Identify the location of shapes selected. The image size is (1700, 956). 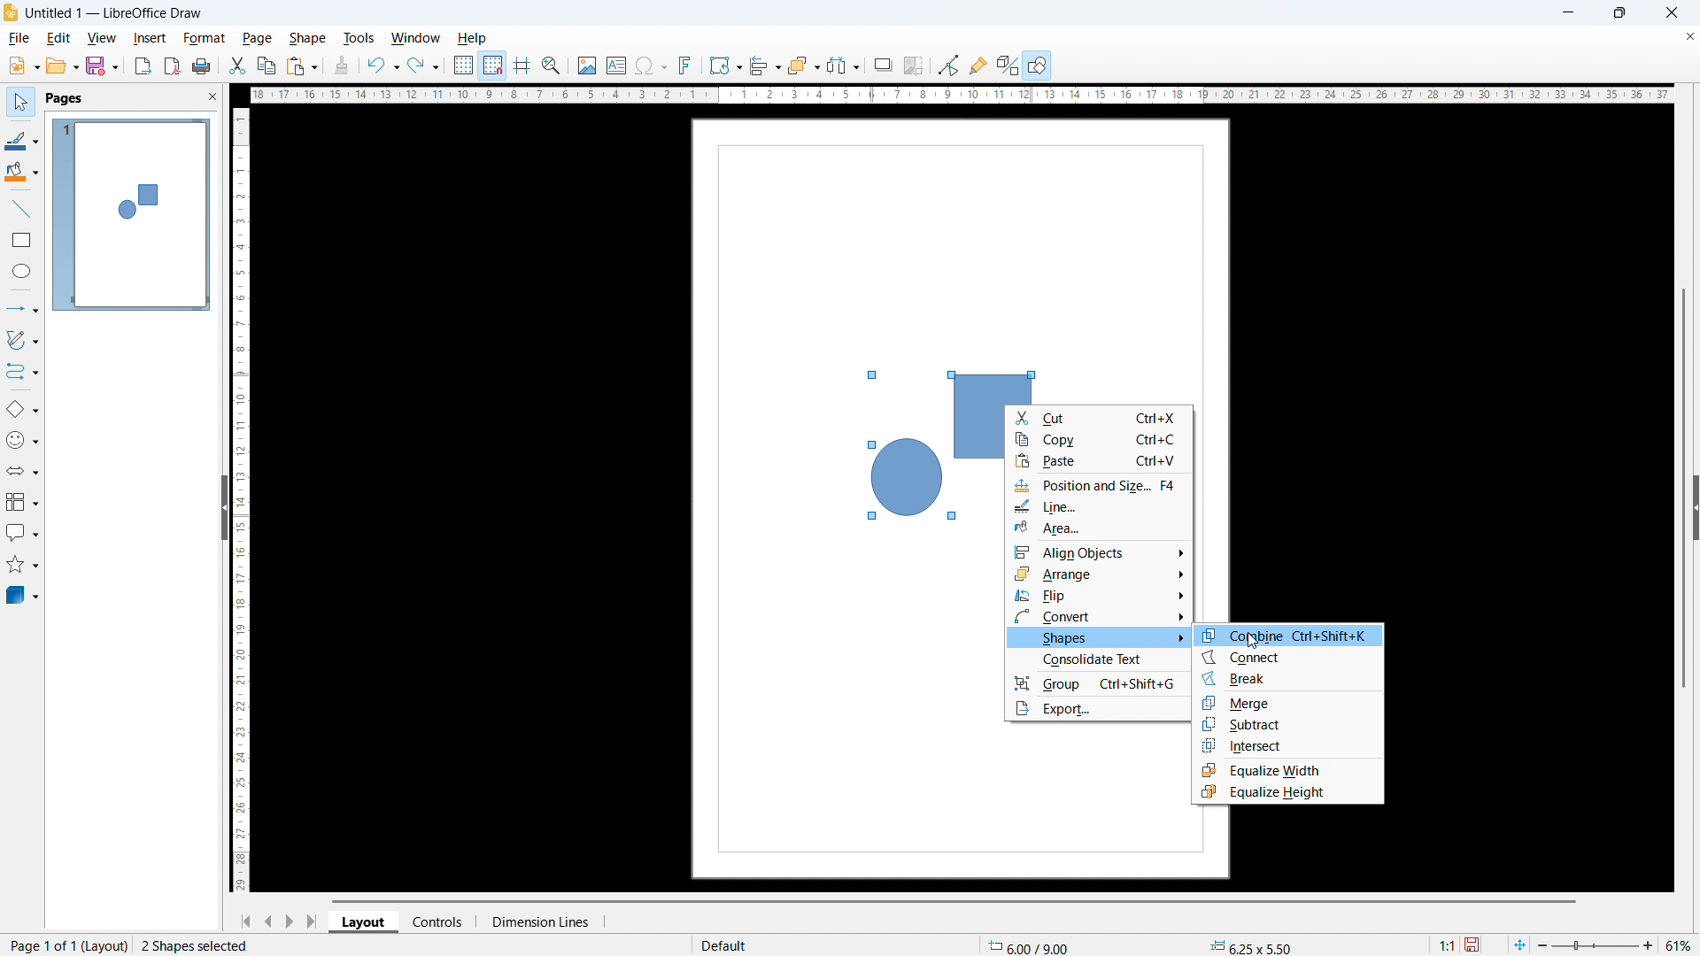
(923, 446).